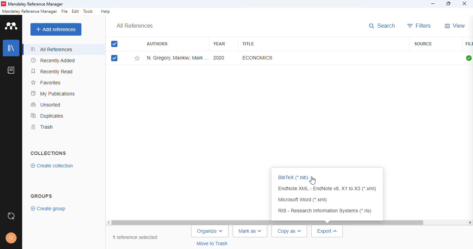  Describe the element at coordinates (289, 222) in the screenshot. I see `scrollbar` at that location.